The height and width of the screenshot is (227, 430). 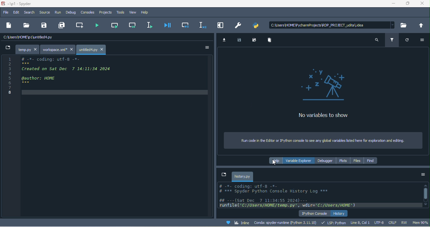 I want to click on c\users\home, so click(x=64, y=37).